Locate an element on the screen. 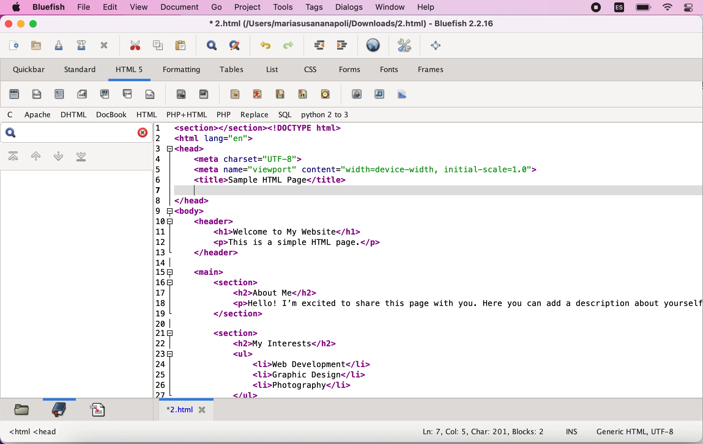  mark is located at coordinates (233, 94).